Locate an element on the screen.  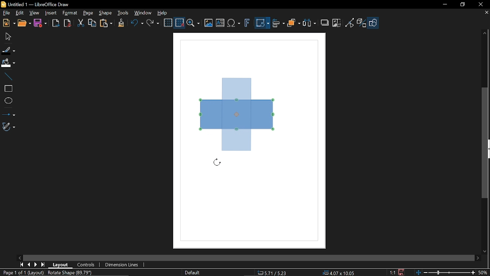
slide master name is located at coordinates (193, 272).